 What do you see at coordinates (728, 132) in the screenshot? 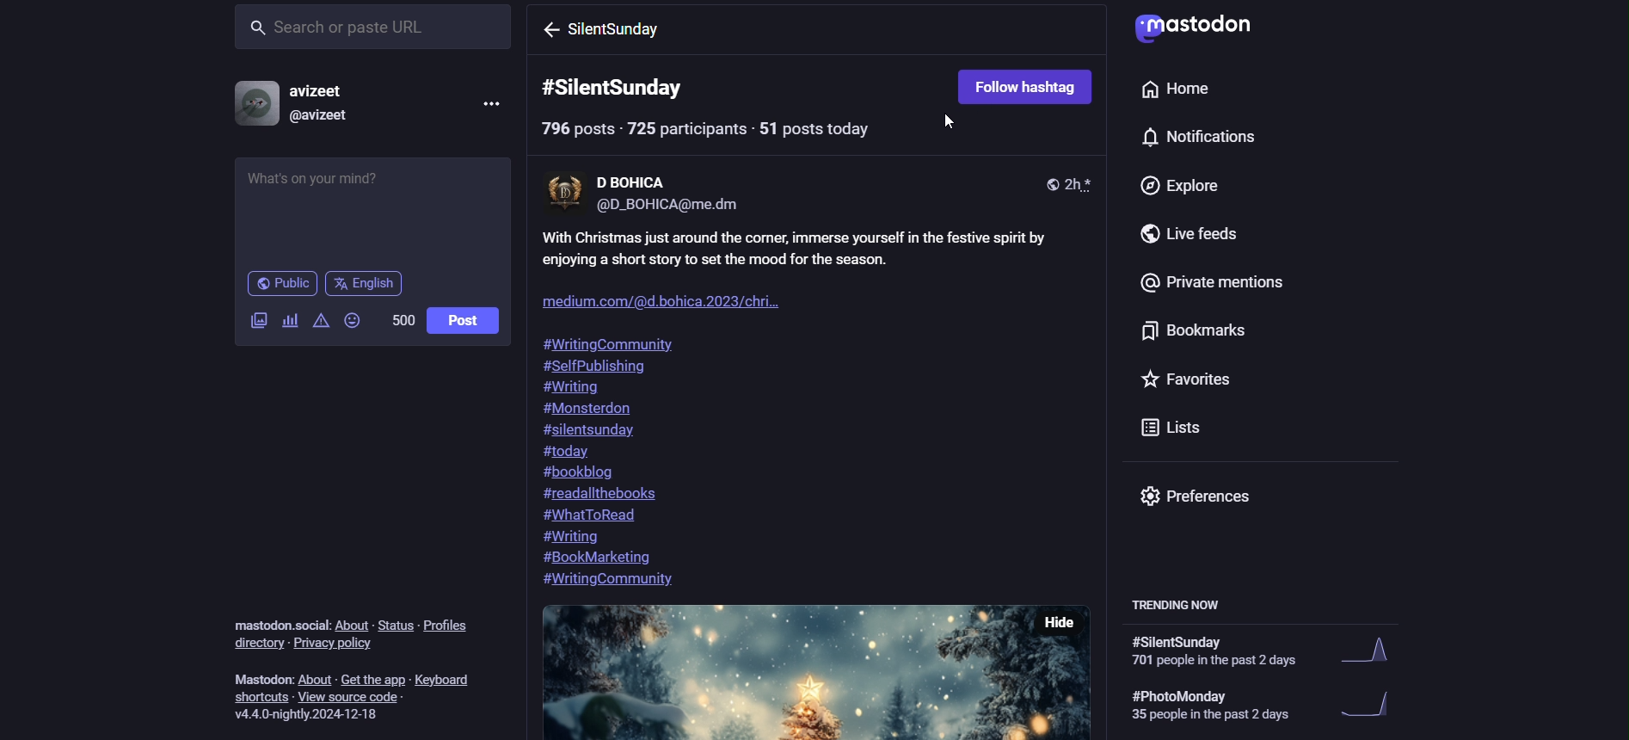
I see `796 posts - 725 participants - 51 posts today` at bounding box center [728, 132].